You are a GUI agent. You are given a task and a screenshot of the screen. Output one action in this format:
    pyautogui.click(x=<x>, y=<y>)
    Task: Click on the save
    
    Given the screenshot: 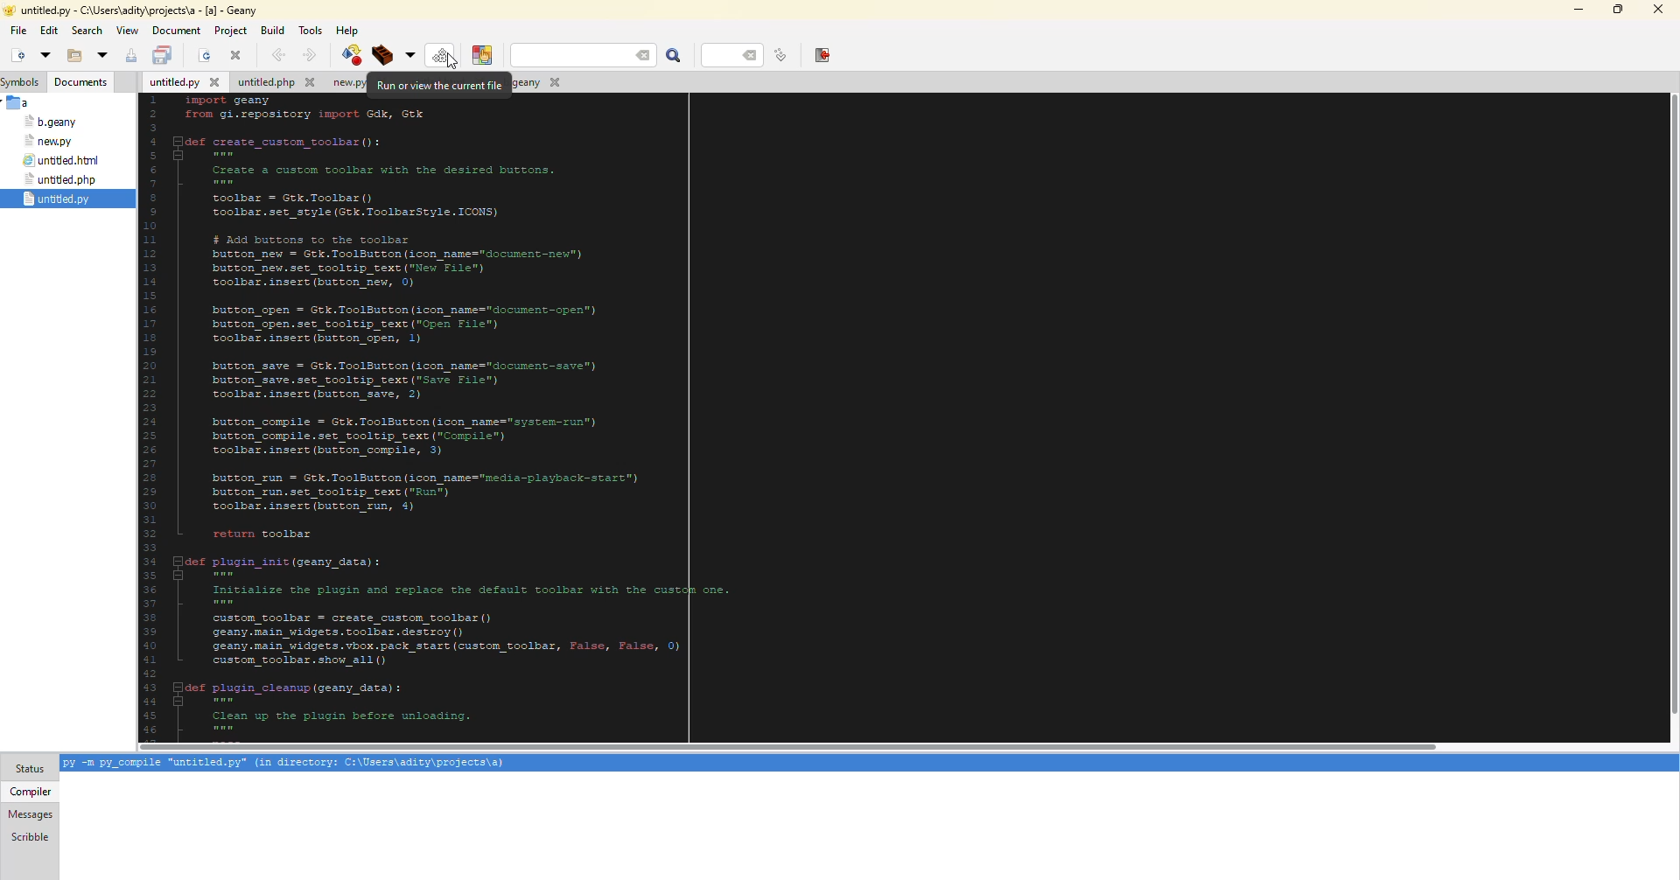 What is the action you would take?
    pyautogui.click(x=164, y=56)
    